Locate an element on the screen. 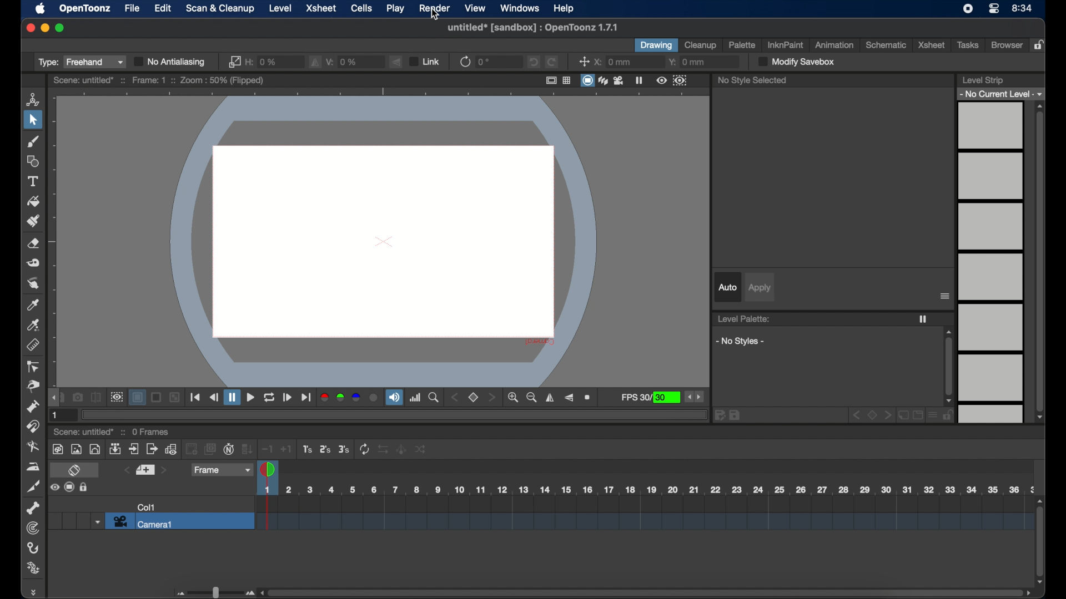  tasks is located at coordinates (969, 45).